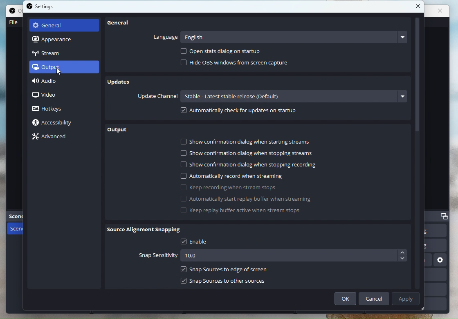 The image size is (458, 319). I want to click on General, so click(58, 26).